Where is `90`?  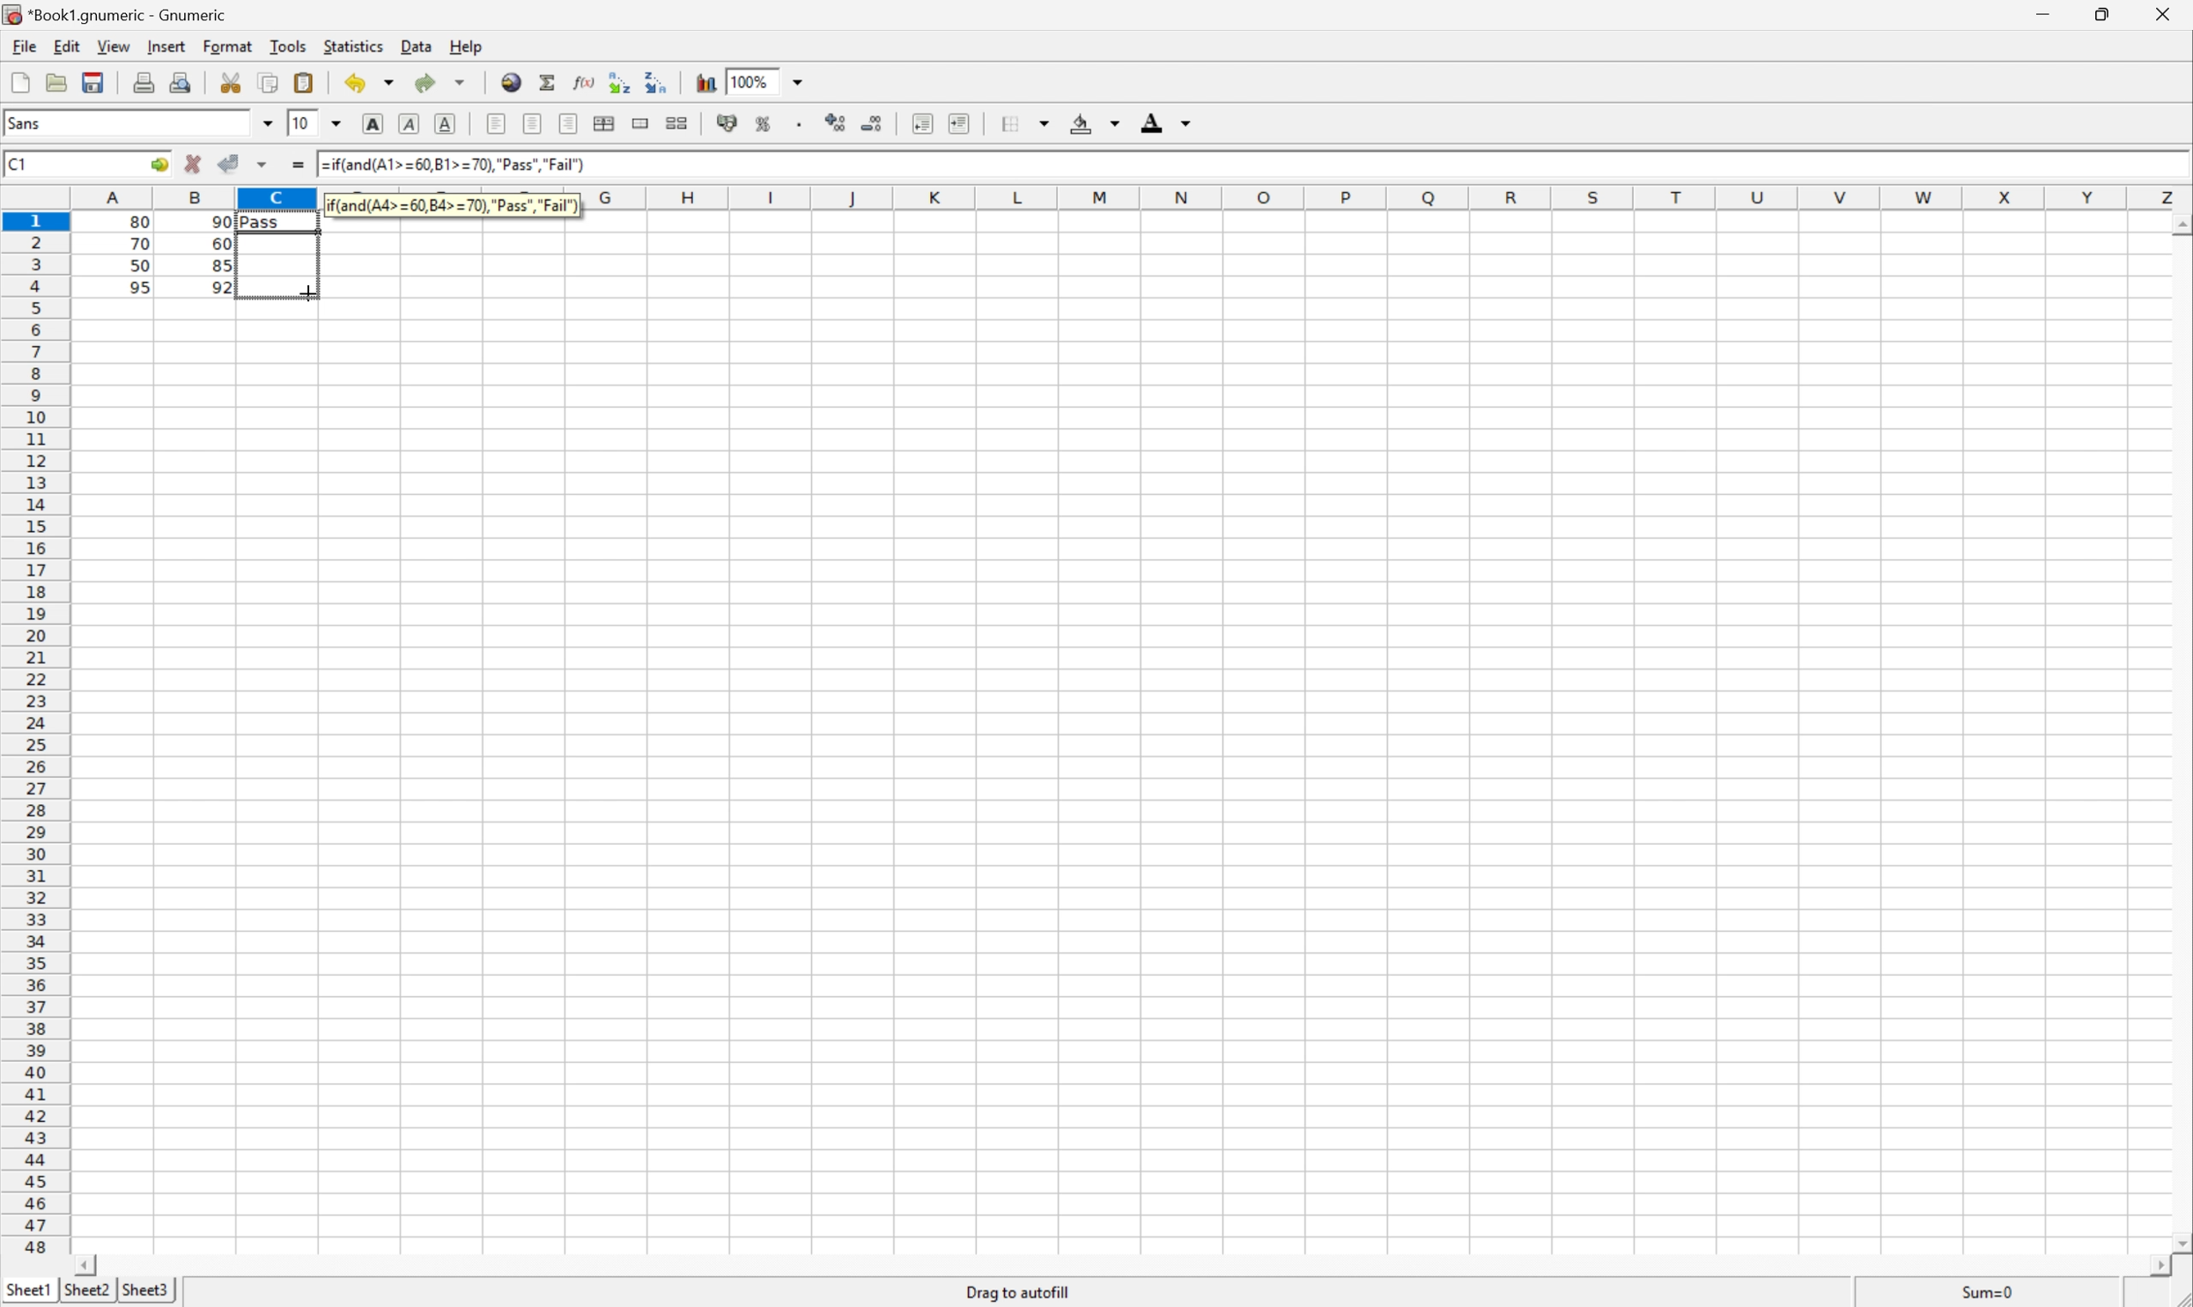
90 is located at coordinates (221, 222).